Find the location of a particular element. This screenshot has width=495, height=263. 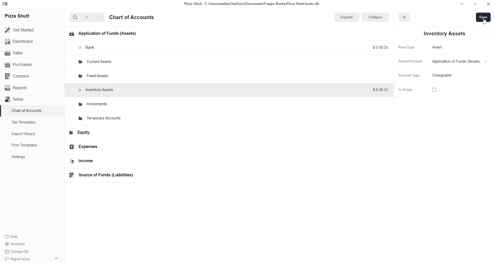

Account Type is located at coordinates (406, 76).